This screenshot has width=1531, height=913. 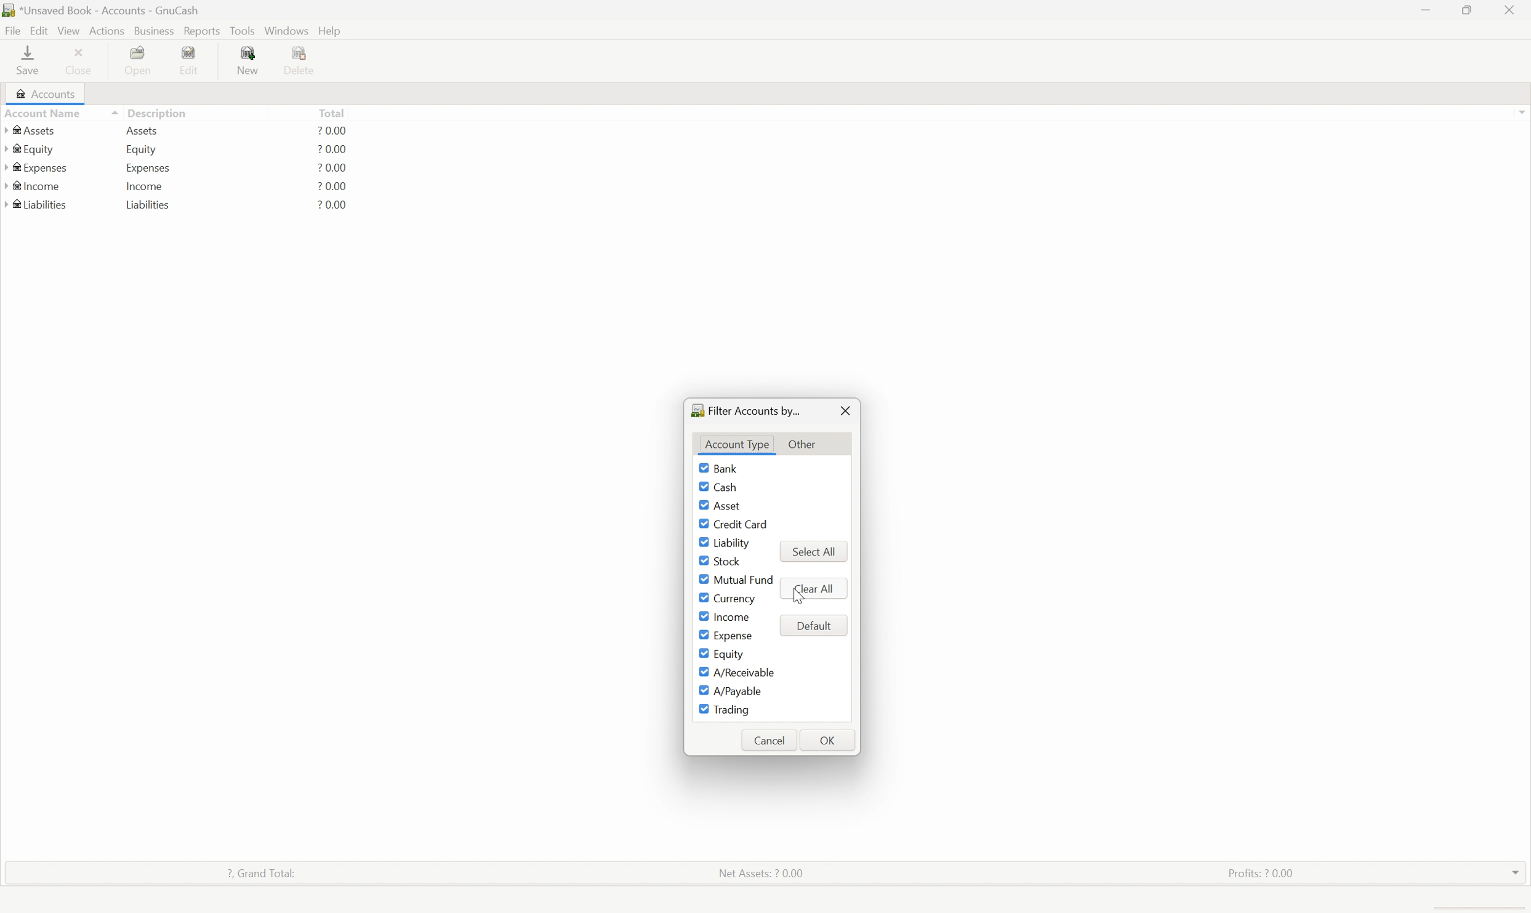 I want to click on Tools, so click(x=241, y=30).